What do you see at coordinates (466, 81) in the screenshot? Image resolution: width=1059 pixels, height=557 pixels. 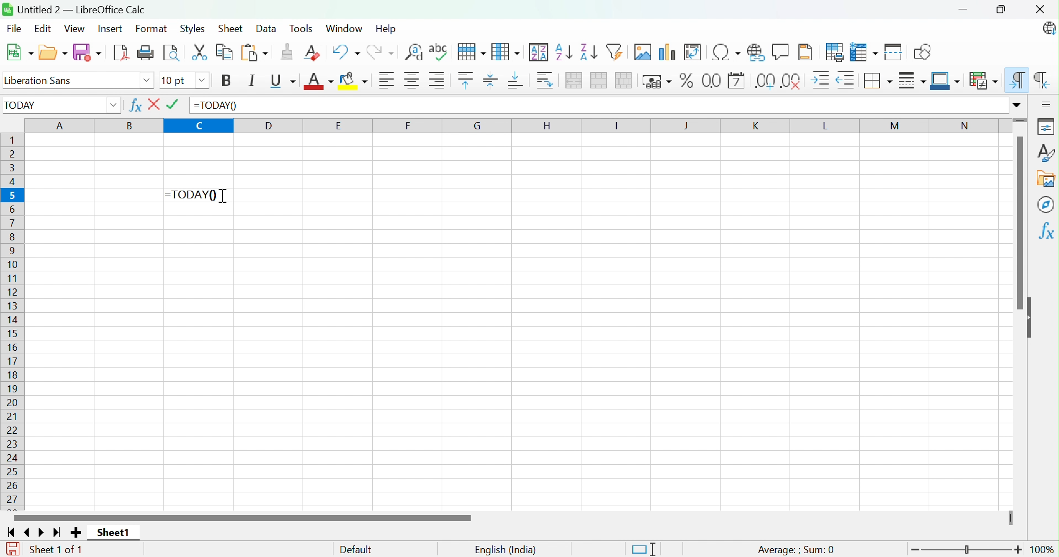 I see `Align top` at bounding box center [466, 81].